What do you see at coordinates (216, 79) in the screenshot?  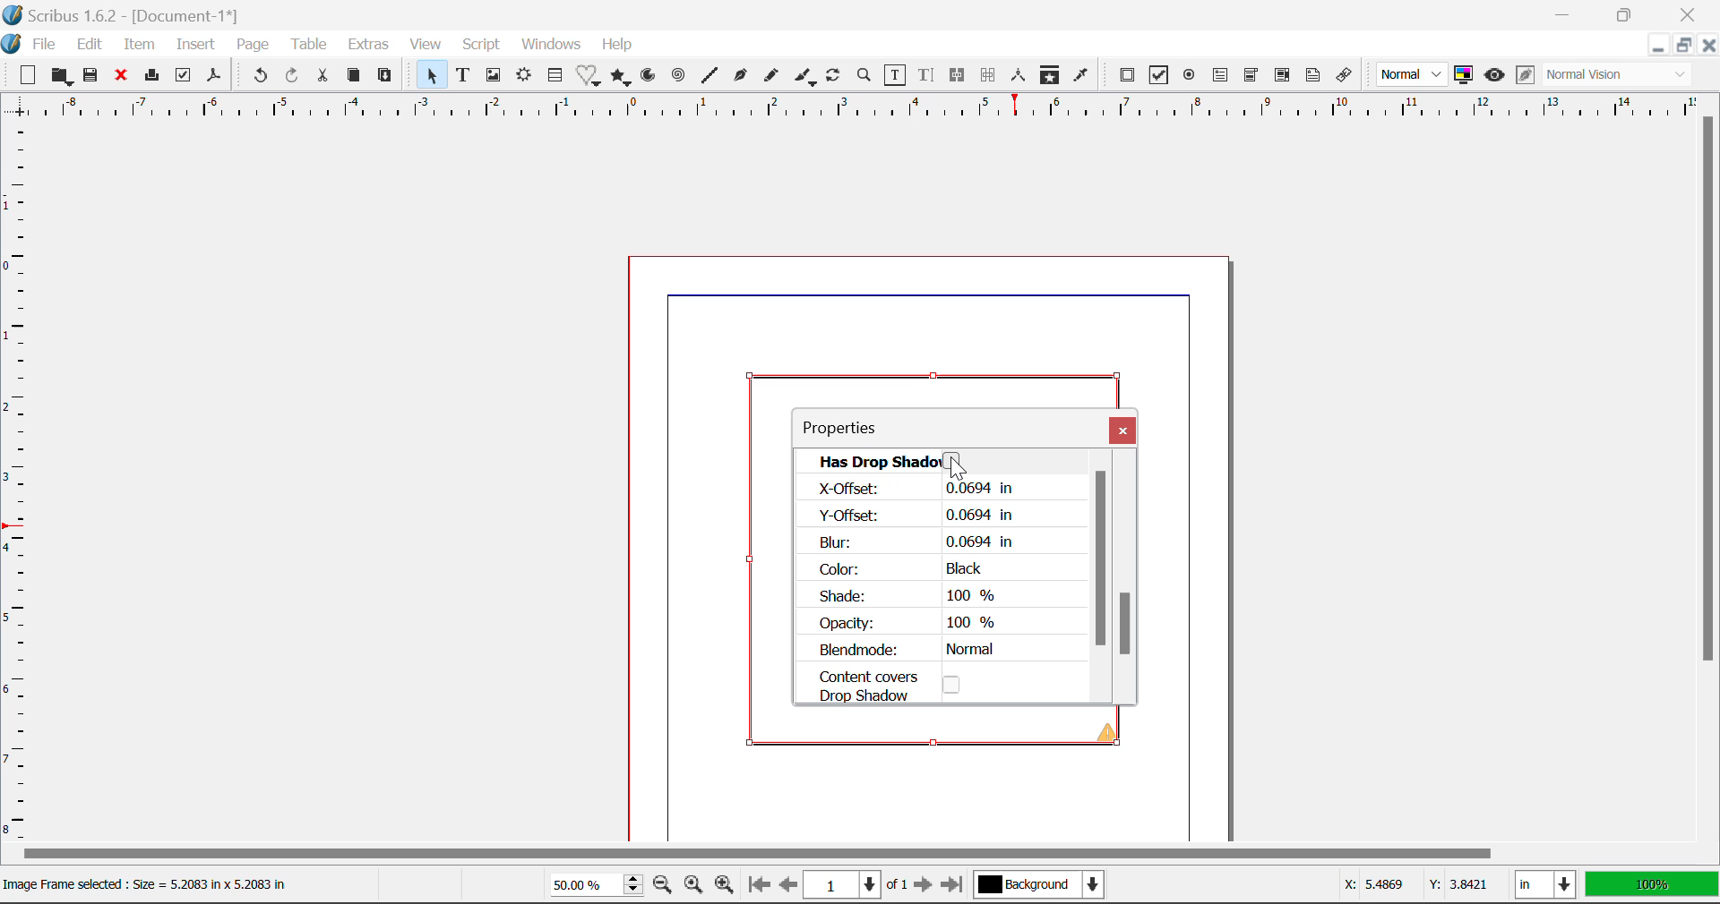 I see `Save as Pdf` at bounding box center [216, 79].